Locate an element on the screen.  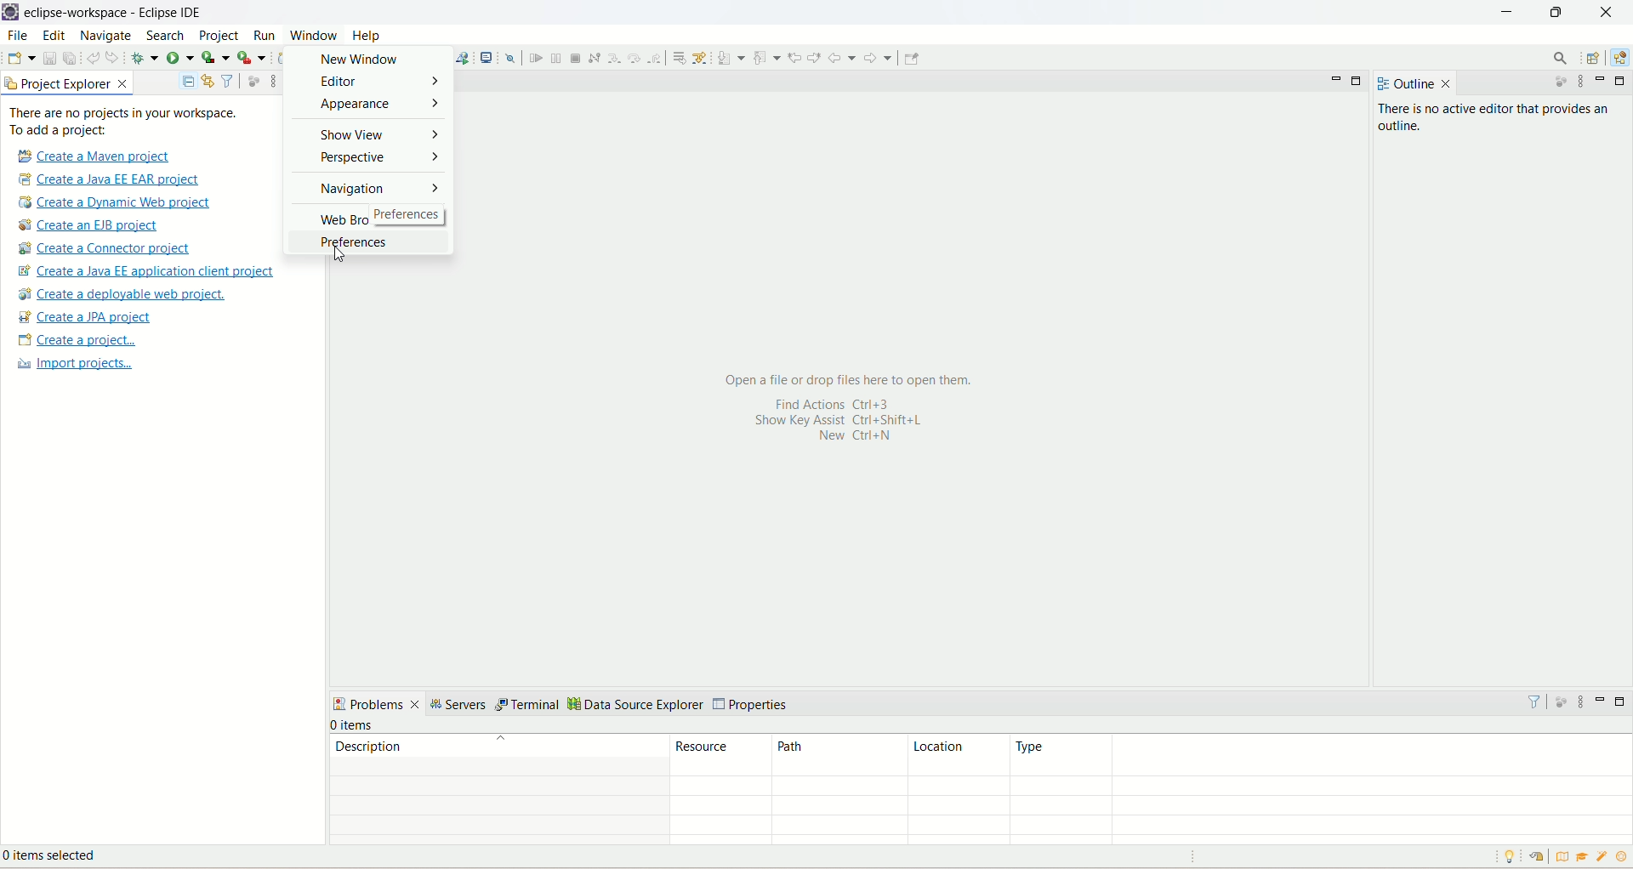
next annotation is located at coordinates (731, 58).